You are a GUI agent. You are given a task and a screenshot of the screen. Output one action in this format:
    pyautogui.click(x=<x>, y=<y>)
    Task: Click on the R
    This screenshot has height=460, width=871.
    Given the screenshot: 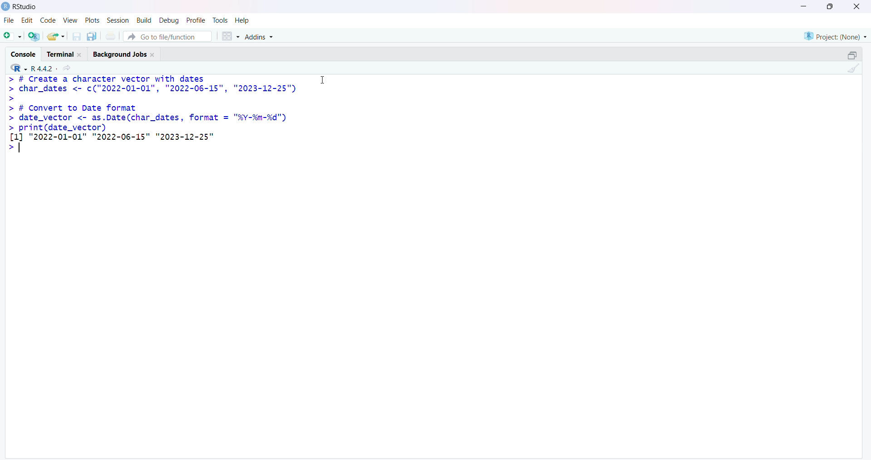 What is the action you would take?
    pyautogui.click(x=15, y=68)
    